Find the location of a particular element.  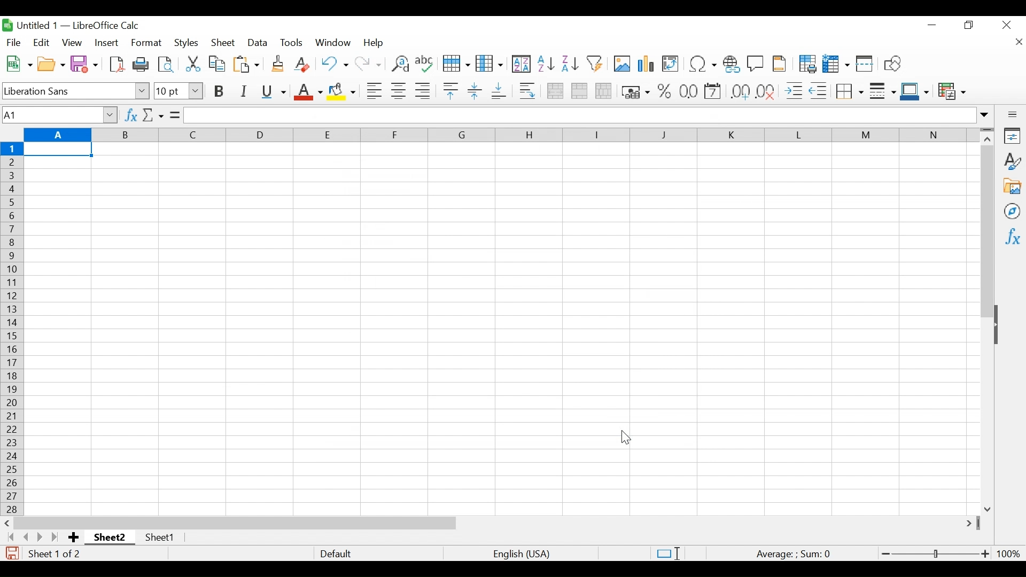

Split Window is located at coordinates (865, 64).